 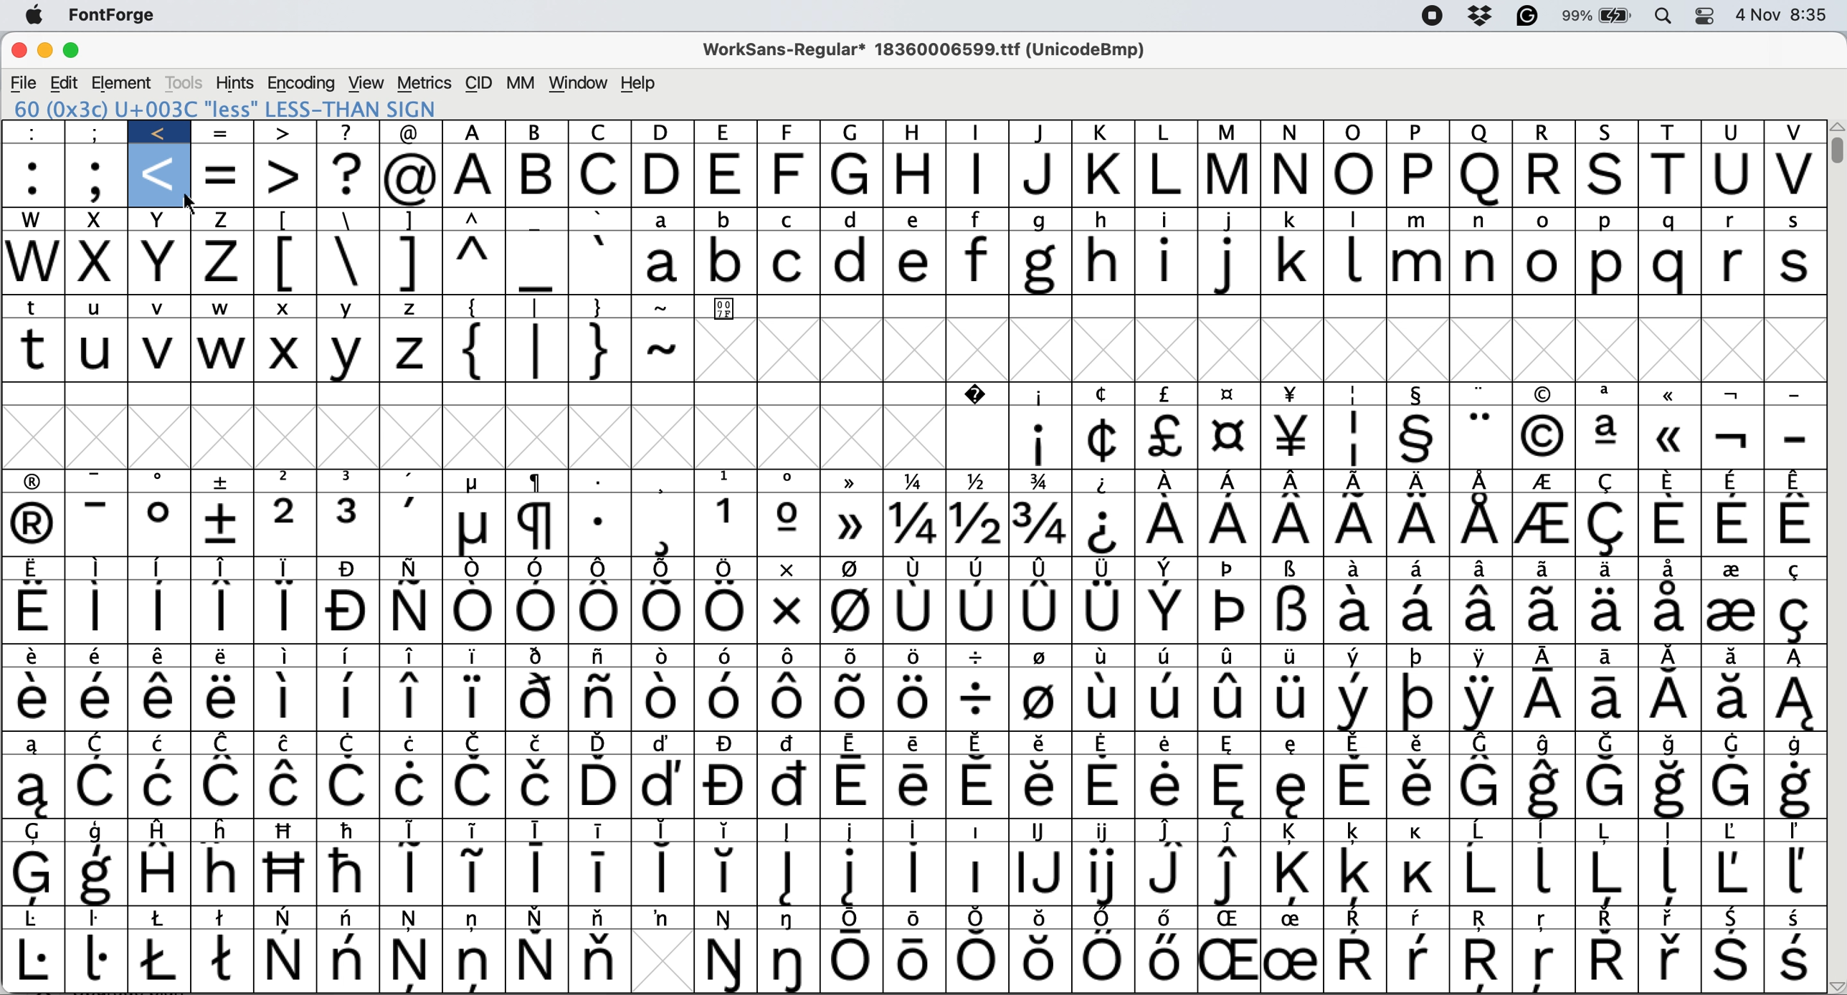 I want to click on Symbol, so click(x=1731, y=614).